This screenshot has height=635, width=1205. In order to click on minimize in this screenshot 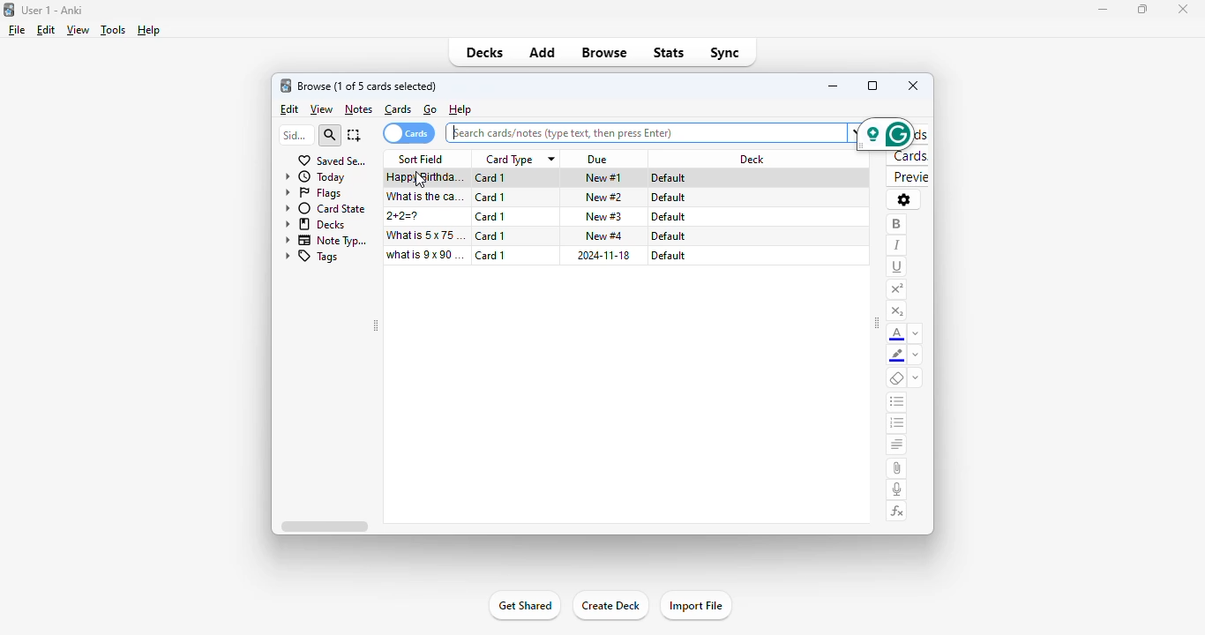, I will do `click(1102, 10)`.